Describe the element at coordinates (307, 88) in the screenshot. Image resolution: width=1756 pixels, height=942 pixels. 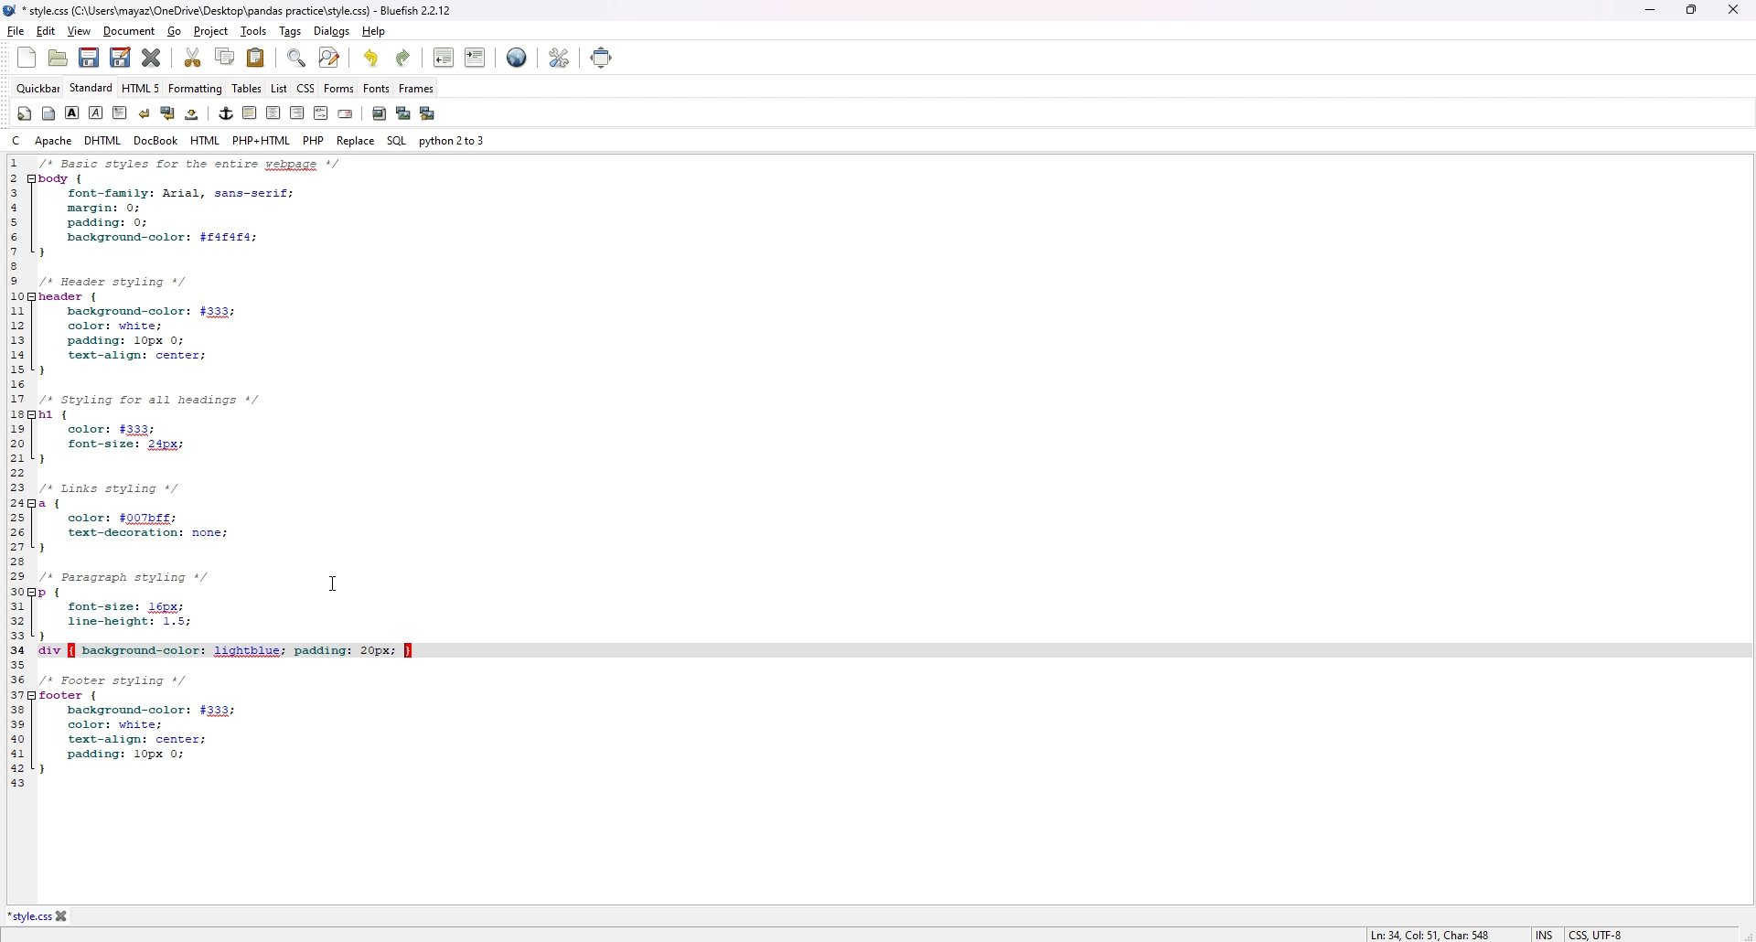
I see `css` at that location.